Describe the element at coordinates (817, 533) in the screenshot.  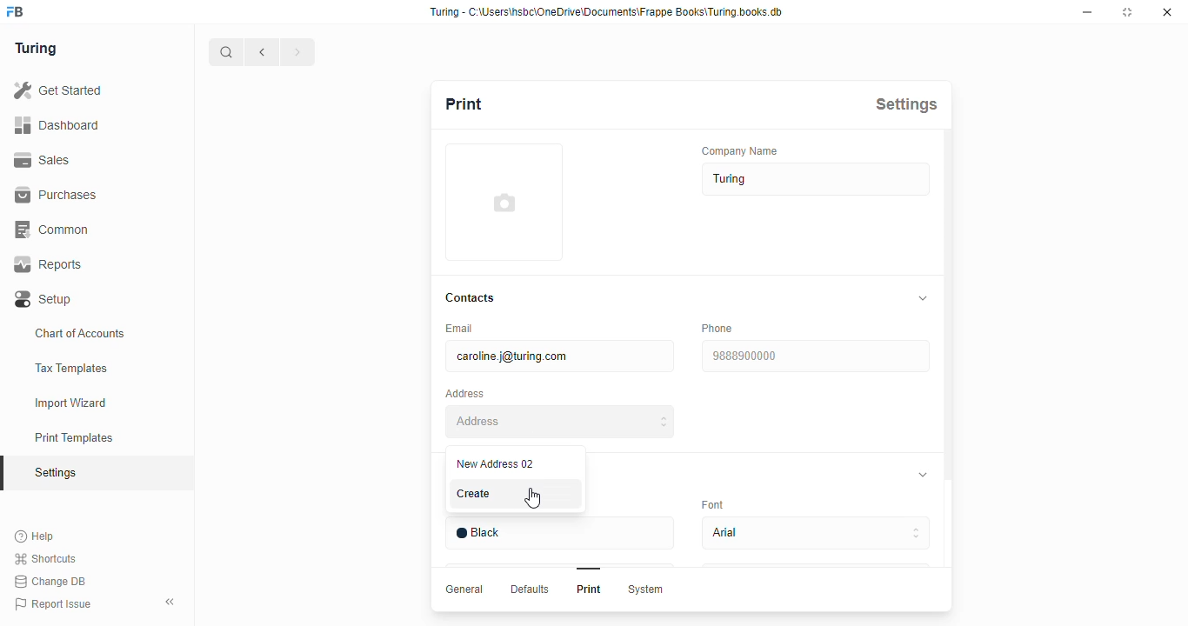
I see `arial` at that location.